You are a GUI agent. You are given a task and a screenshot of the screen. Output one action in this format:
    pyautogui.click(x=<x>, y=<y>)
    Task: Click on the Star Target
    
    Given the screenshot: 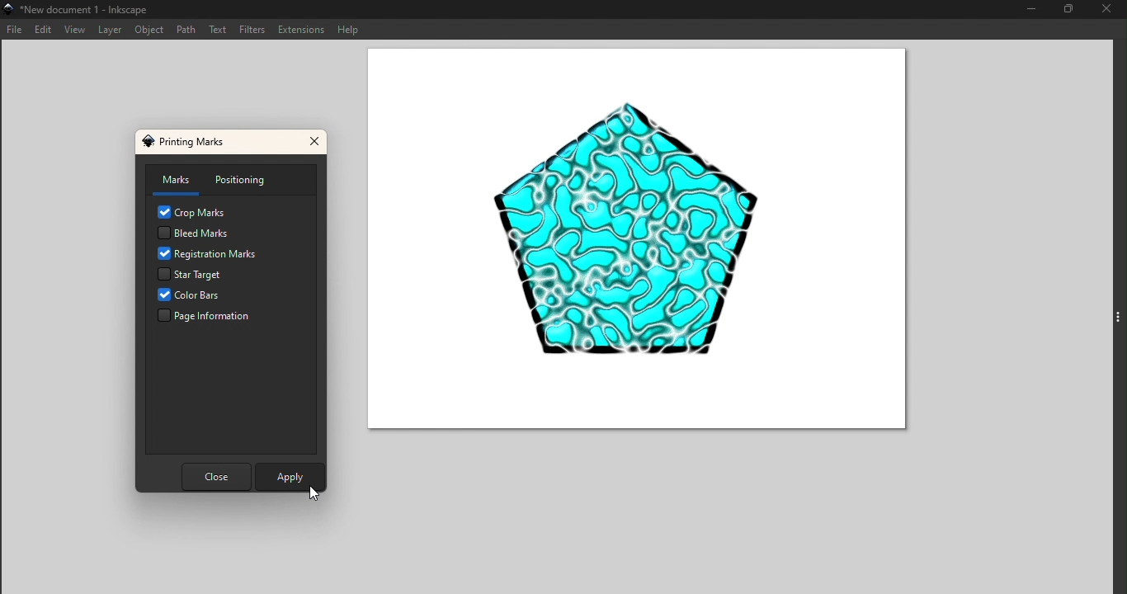 What is the action you would take?
    pyautogui.click(x=213, y=275)
    